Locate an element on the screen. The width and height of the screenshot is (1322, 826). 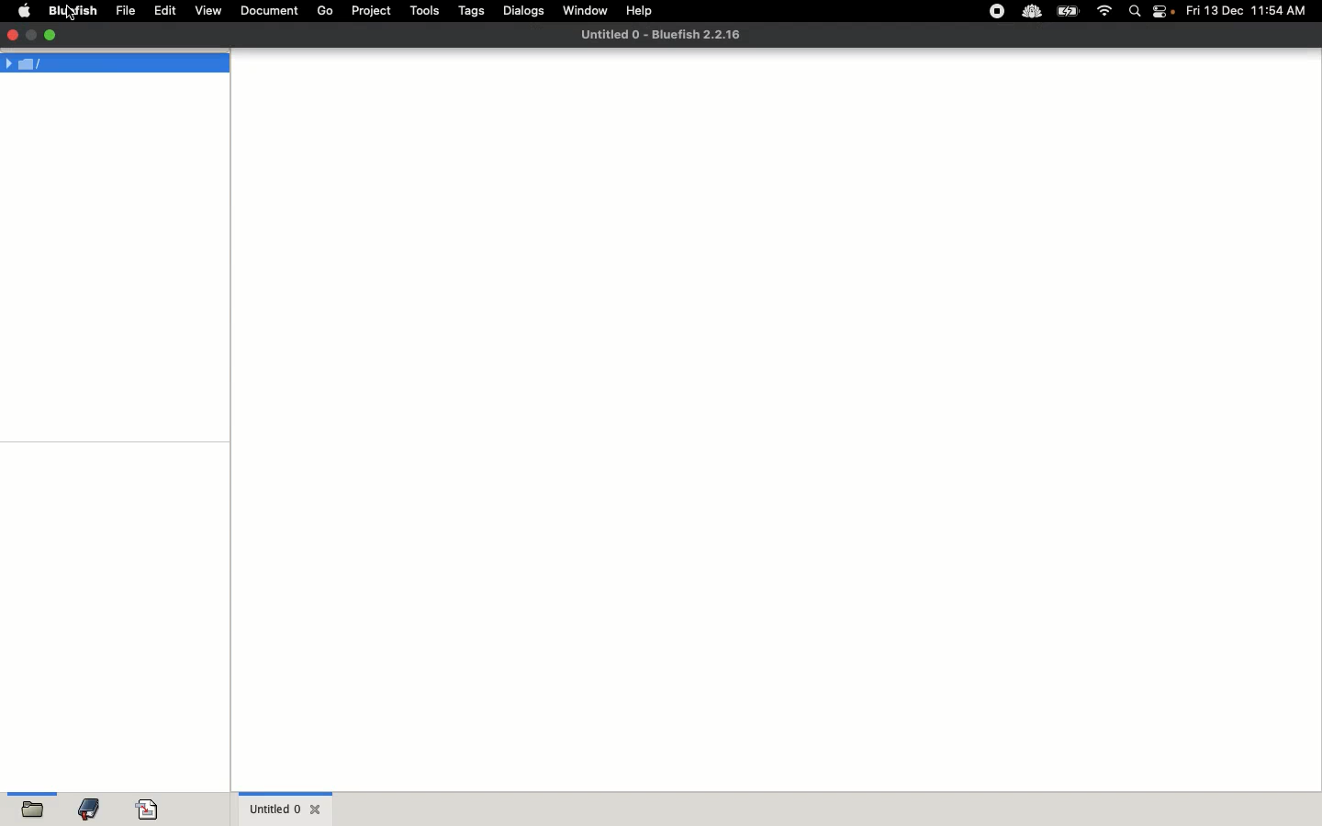
Go is located at coordinates (325, 11).